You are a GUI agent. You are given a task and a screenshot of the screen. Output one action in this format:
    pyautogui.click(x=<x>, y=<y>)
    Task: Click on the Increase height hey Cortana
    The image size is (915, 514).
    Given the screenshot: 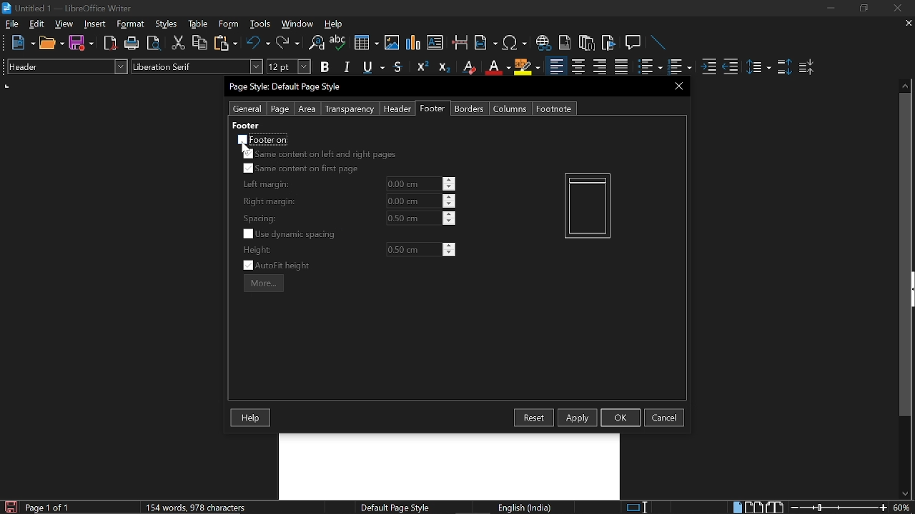 What is the action you would take?
    pyautogui.click(x=450, y=246)
    